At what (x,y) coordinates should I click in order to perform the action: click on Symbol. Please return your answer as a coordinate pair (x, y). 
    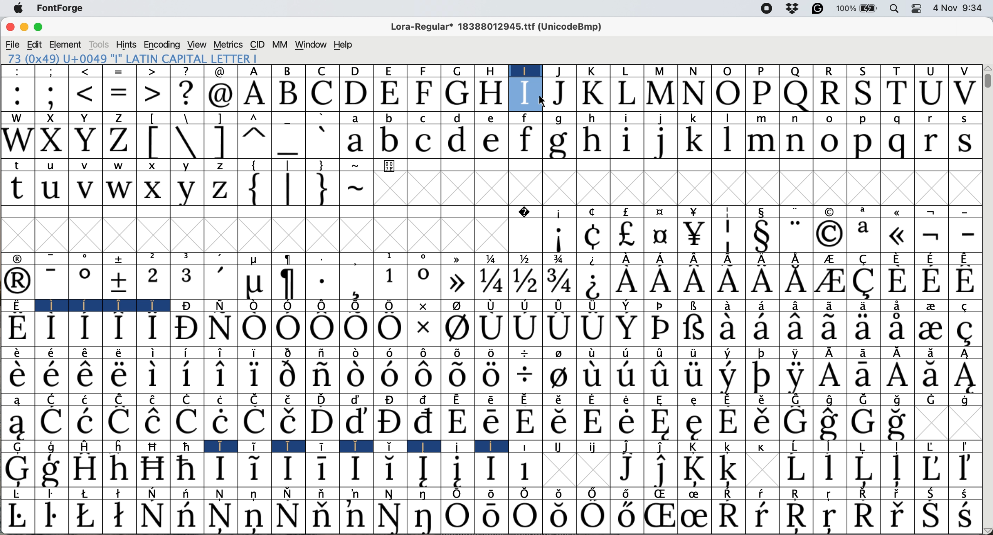
    Looking at the image, I should click on (222, 399).